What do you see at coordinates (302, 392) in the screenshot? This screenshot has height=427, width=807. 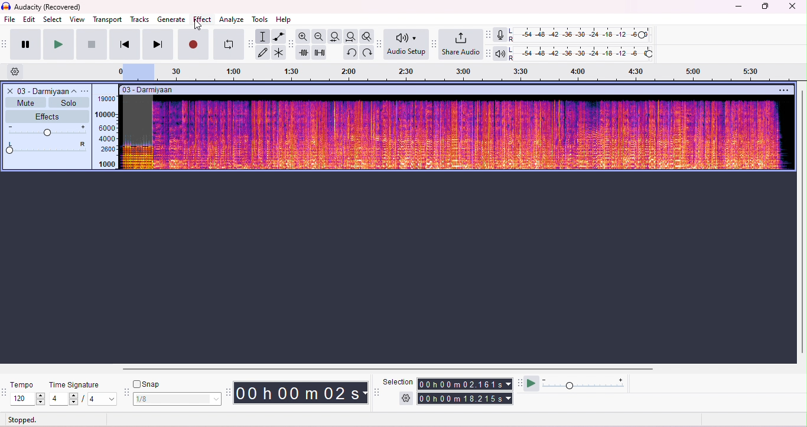 I see `audacity time` at bounding box center [302, 392].